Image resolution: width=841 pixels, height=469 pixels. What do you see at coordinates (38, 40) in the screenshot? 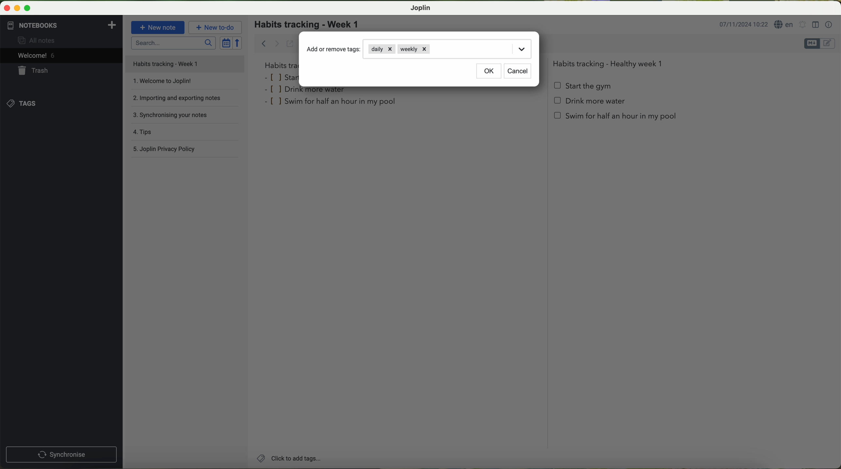
I see `all notes` at bounding box center [38, 40].